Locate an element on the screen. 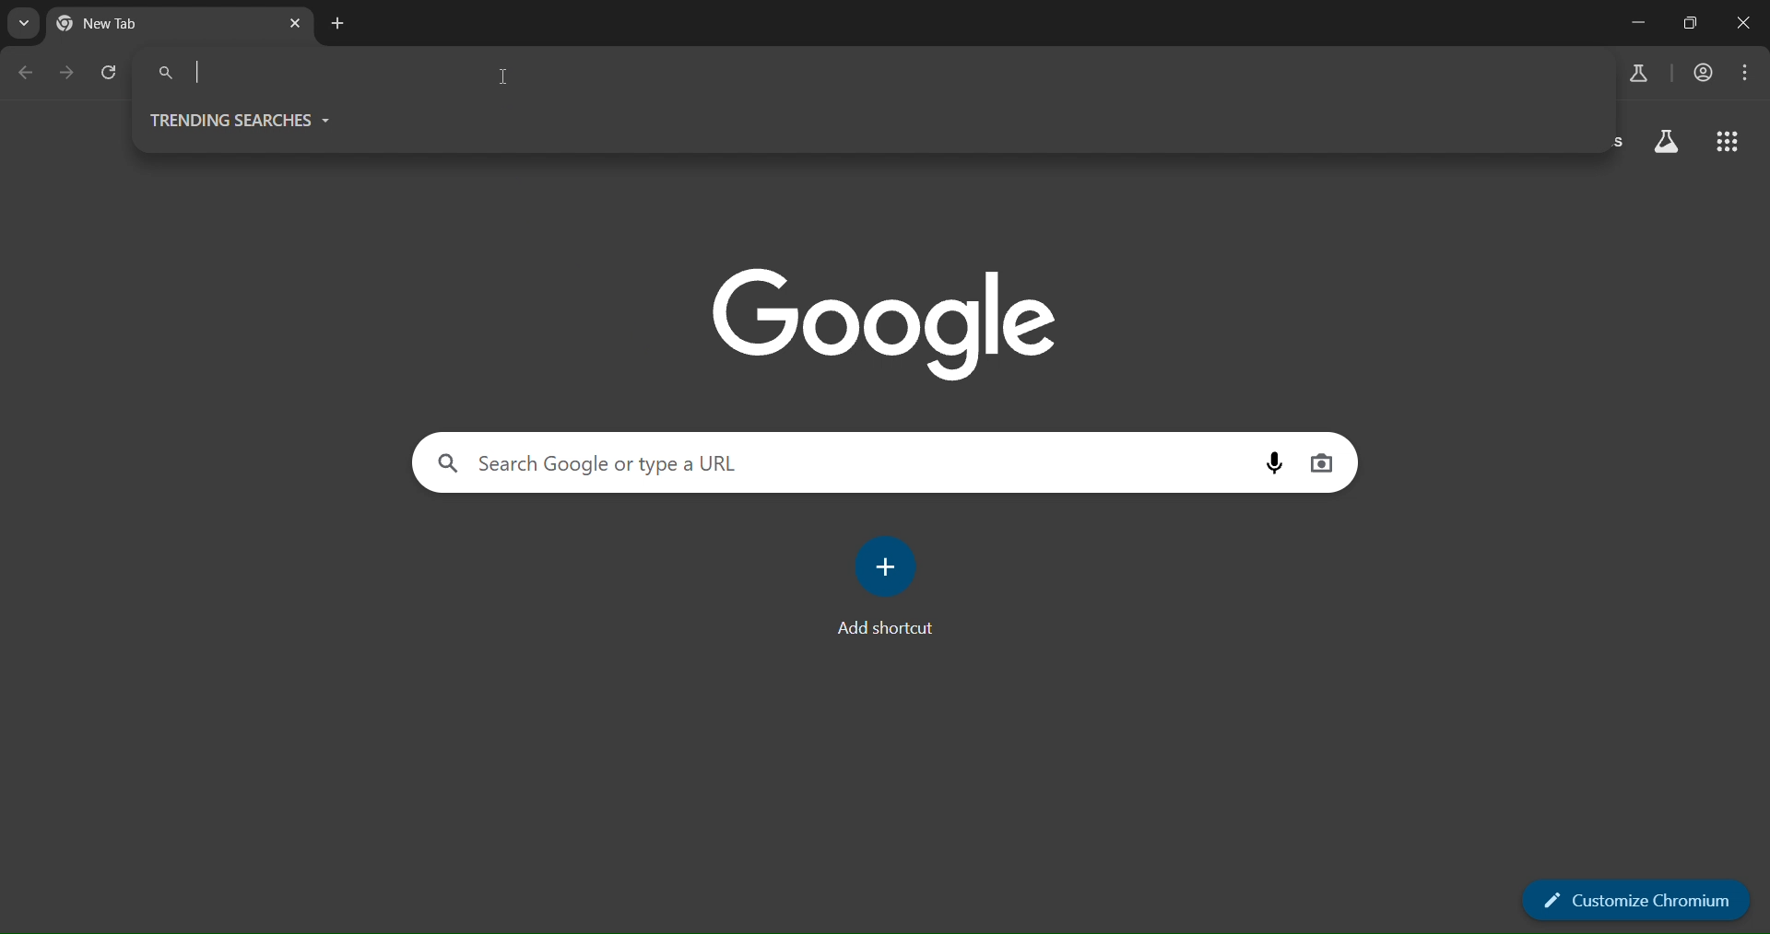 This screenshot has width=1770, height=934. customize chromium is located at coordinates (1633, 899).